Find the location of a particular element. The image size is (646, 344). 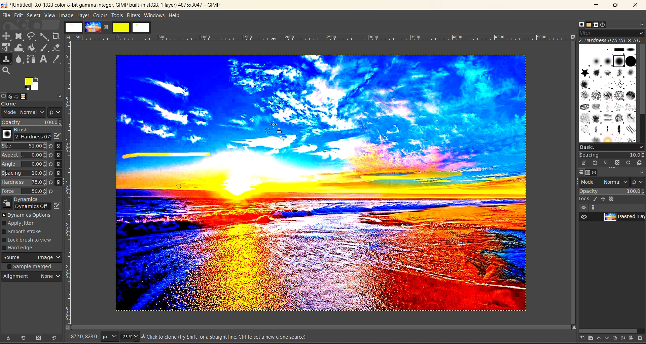

apply jitter is located at coordinates (23, 224).